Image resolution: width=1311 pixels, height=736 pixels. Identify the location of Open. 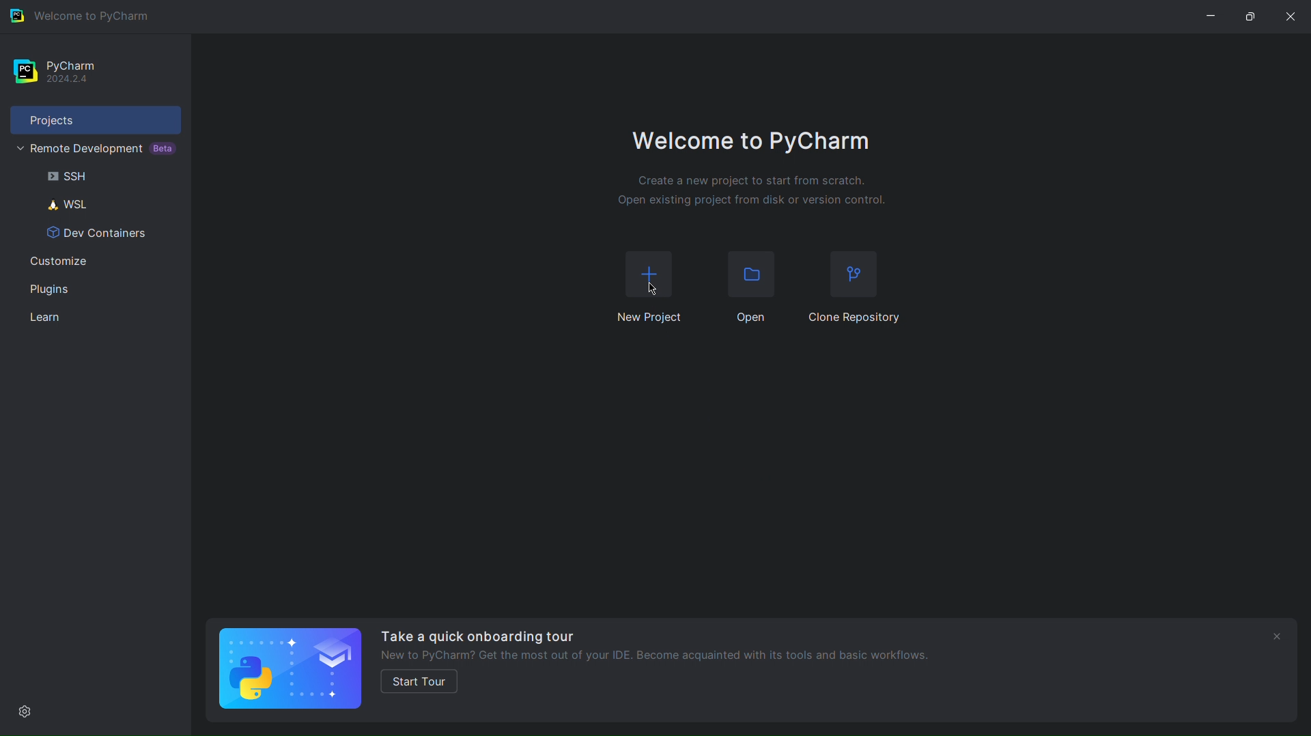
(750, 289).